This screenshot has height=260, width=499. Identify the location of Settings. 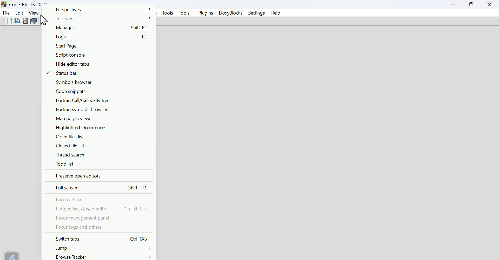
(257, 13).